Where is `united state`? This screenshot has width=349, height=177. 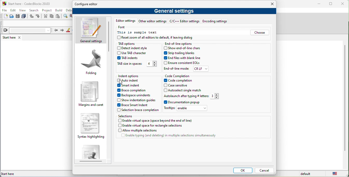
united state is located at coordinates (334, 174).